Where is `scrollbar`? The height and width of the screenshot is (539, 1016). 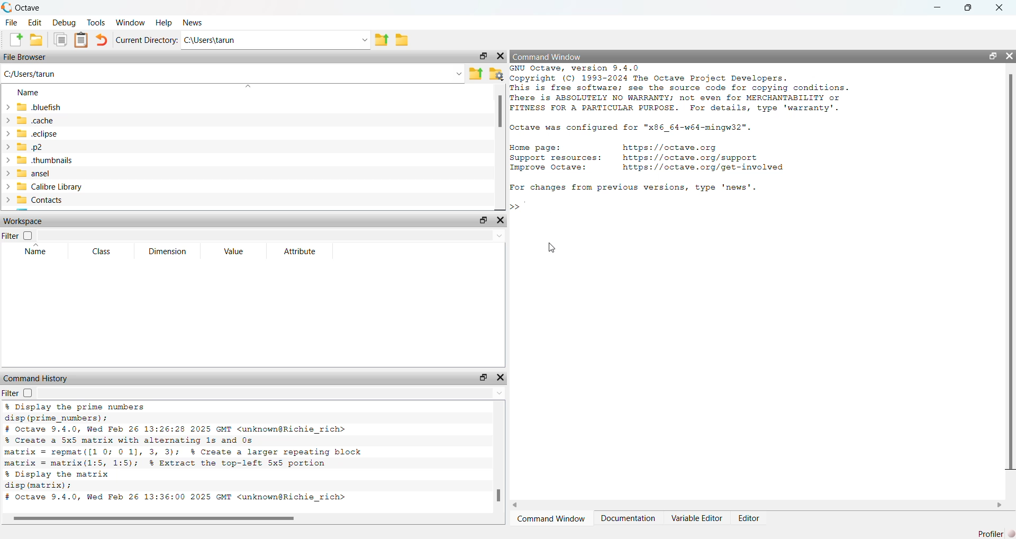
scrollbar is located at coordinates (500, 114).